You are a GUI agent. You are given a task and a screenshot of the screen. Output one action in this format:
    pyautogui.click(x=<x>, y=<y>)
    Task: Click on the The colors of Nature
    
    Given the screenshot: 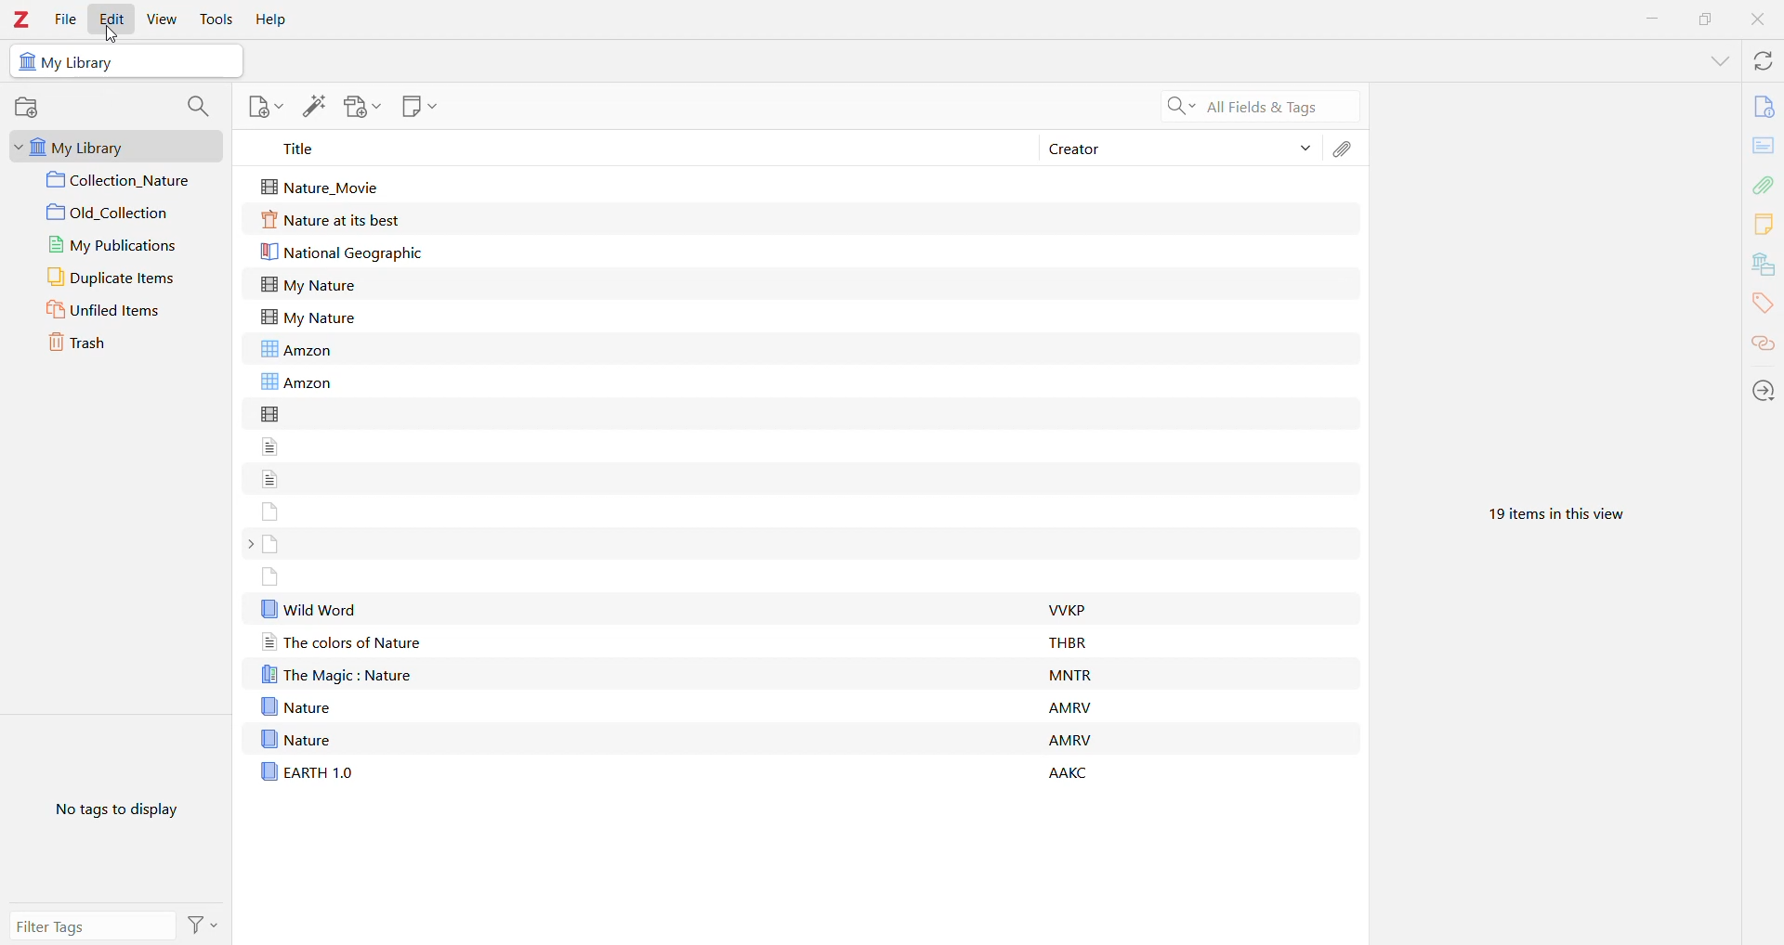 What is the action you would take?
    pyautogui.click(x=342, y=643)
    